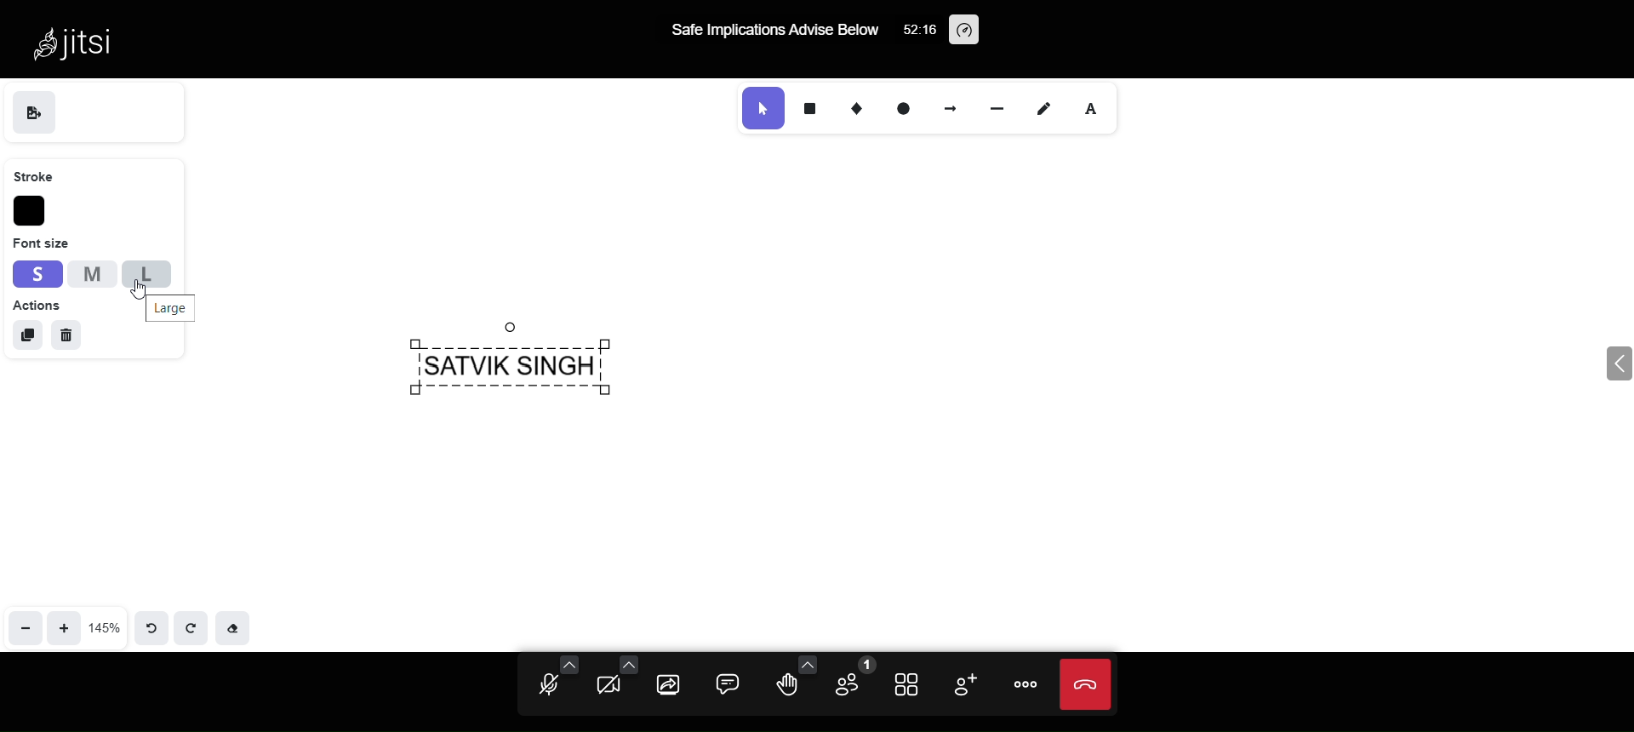 The width and height of the screenshot is (1634, 732). What do you see at coordinates (759, 108) in the screenshot?
I see `Selection` at bounding box center [759, 108].